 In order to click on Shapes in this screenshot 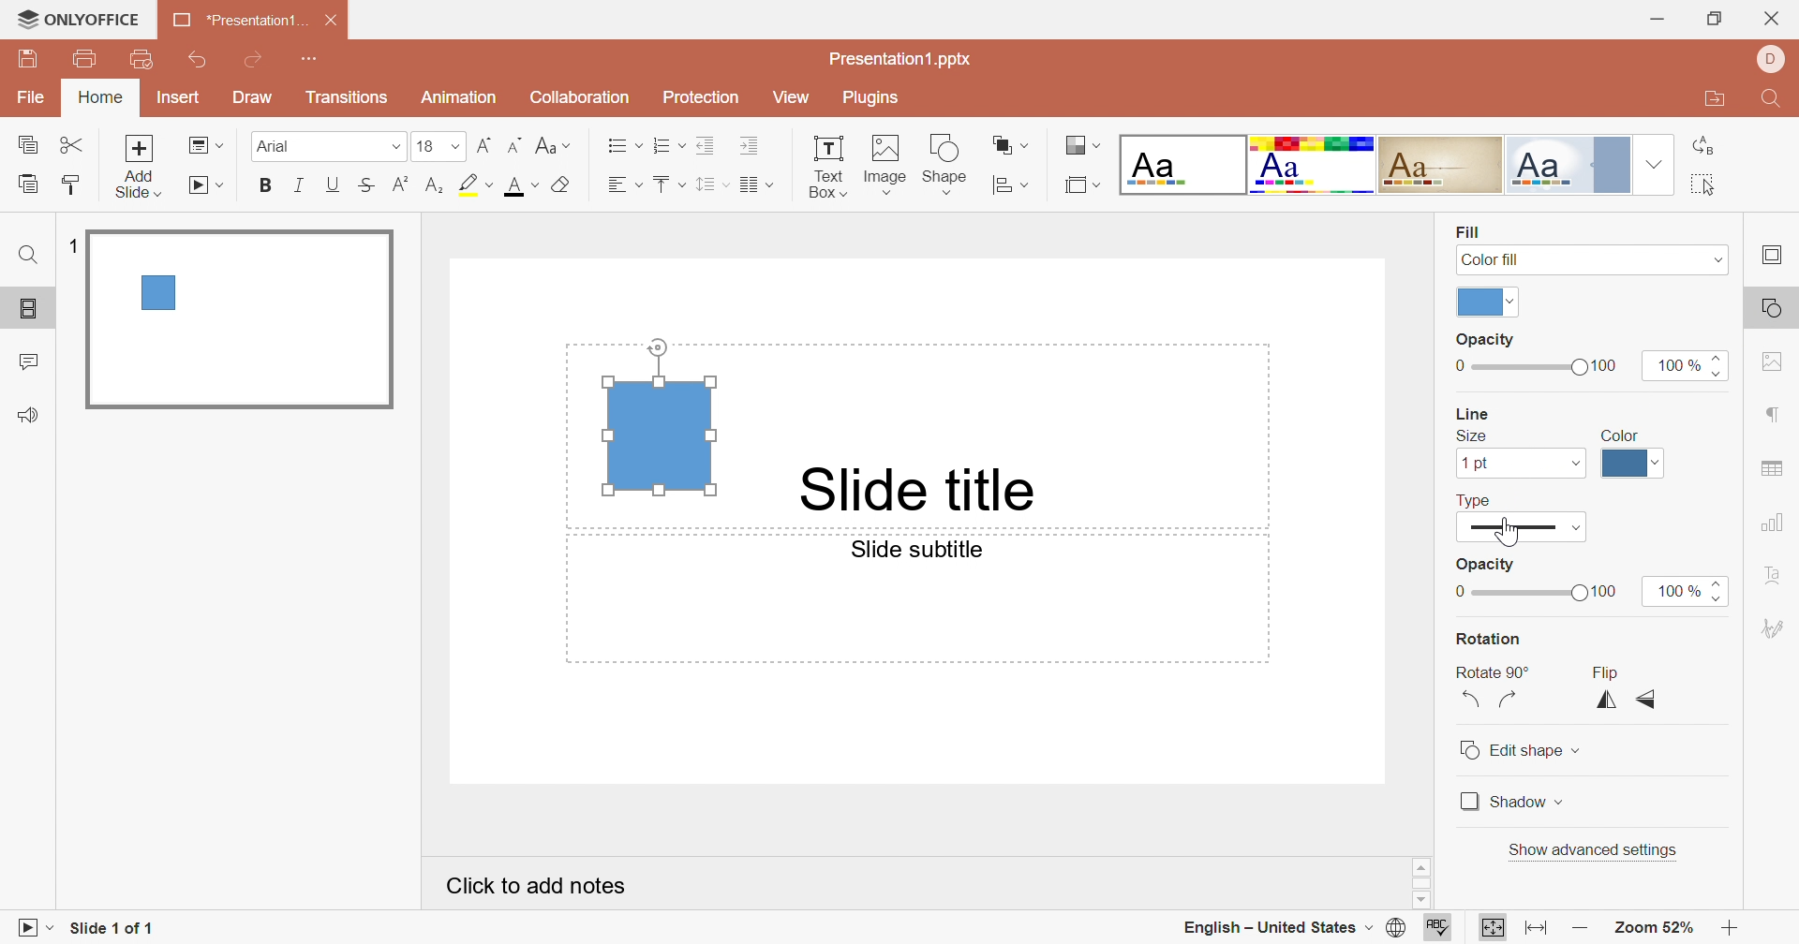, I will do `click(949, 163)`.